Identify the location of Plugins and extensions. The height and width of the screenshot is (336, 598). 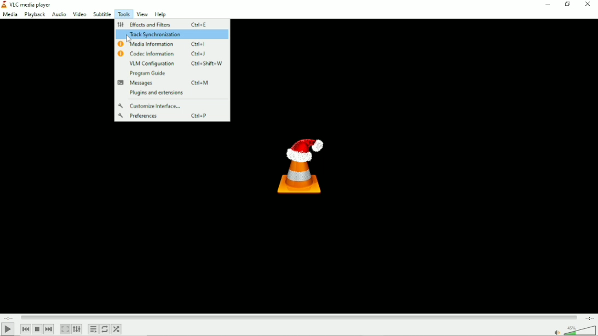
(156, 93).